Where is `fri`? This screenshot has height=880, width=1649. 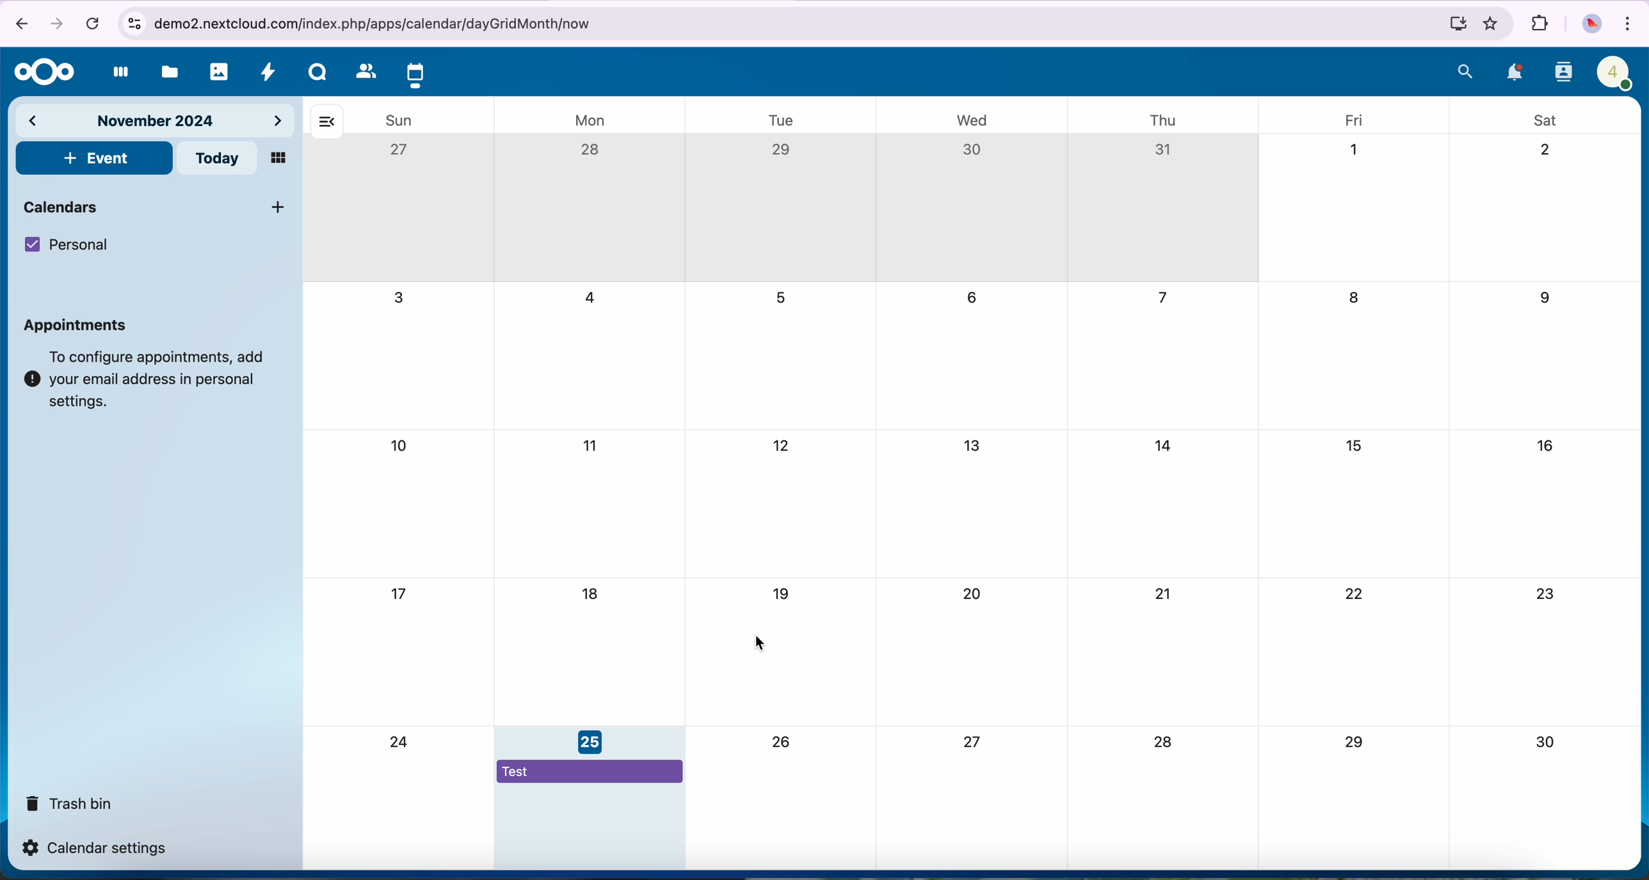
fri is located at coordinates (1350, 118).